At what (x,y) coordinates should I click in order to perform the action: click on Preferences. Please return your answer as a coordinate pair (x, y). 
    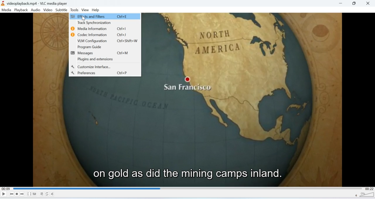
    Looking at the image, I should click on (87, 73).